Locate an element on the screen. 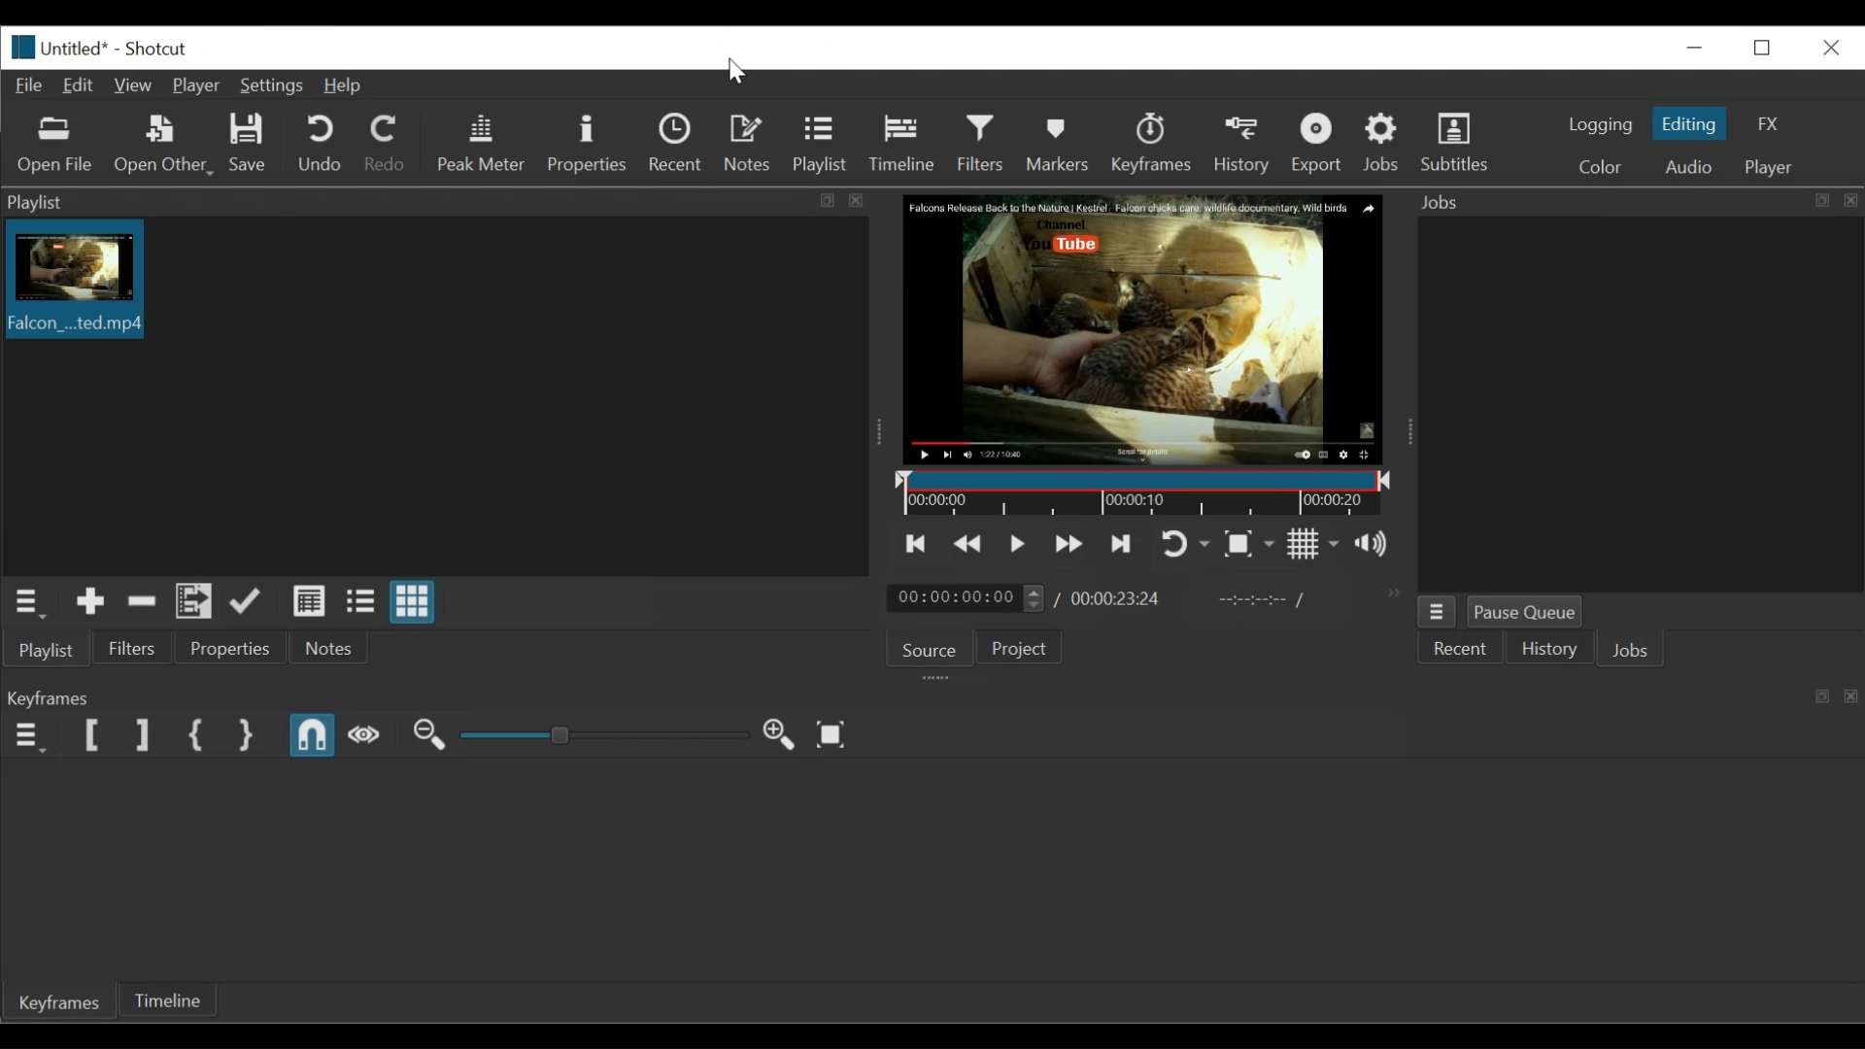  Redo is located at coordinates (390, 145).